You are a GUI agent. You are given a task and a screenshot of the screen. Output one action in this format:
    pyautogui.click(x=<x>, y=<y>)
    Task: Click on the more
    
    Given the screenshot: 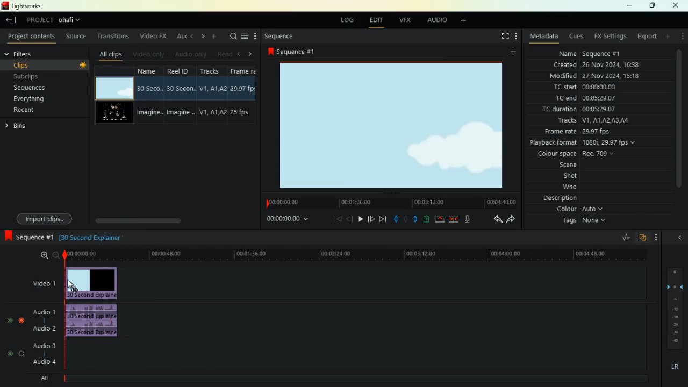 What is the action you would take?
    pyautogui.click(x=515, y=37)
    